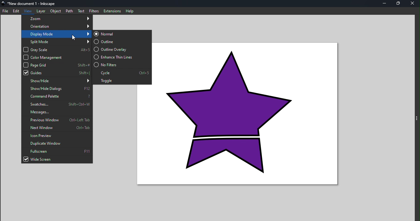 This screenshot has height=221, width=420. What do you see at coordinates (94, 10) in the screenshot?
I see `Filters` at bounding box center [94, 10].